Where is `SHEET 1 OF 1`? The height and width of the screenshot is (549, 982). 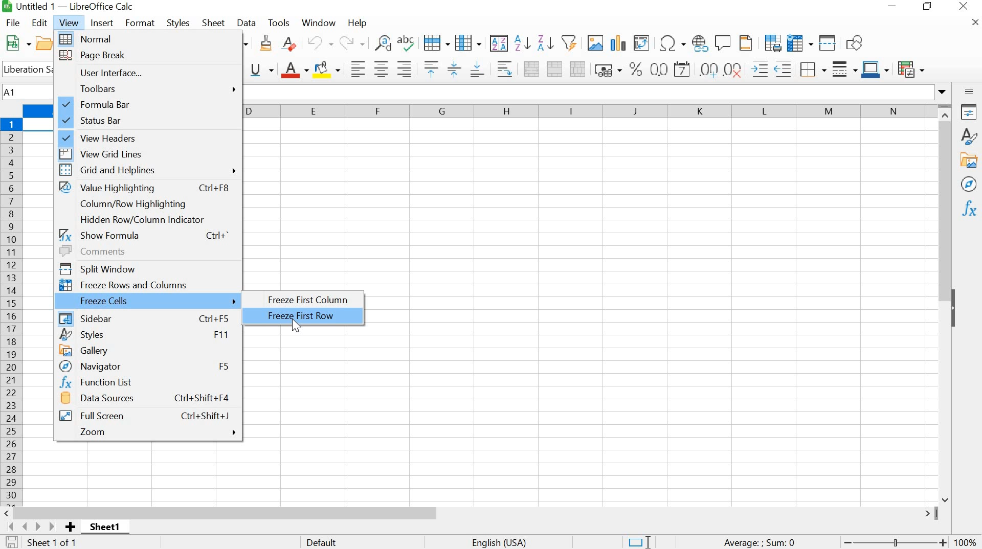
SHEET 1 OF 1 is located at coordinates (58, 544).